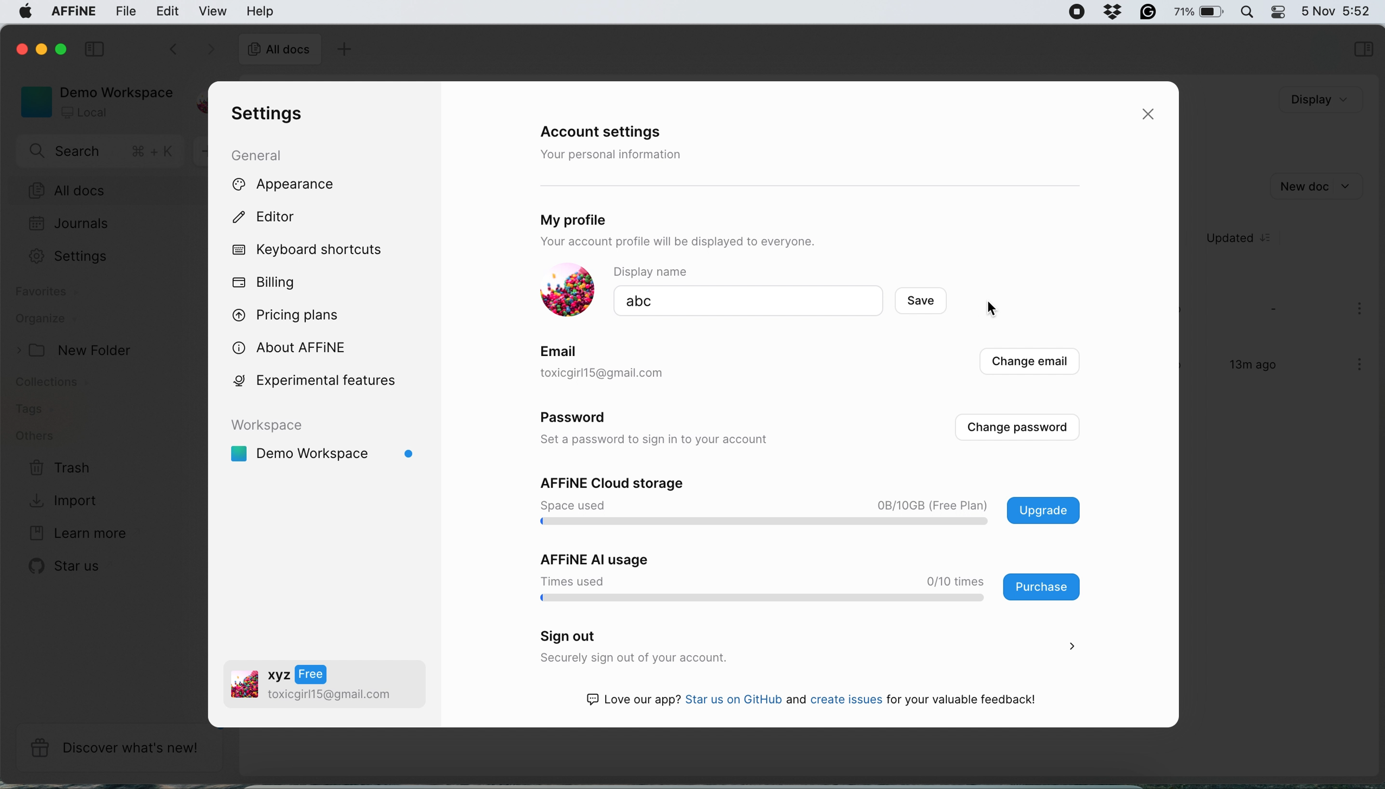 The height and width of the screenshot is (789, 1385). I want to click on control center, so click(1277, 12).